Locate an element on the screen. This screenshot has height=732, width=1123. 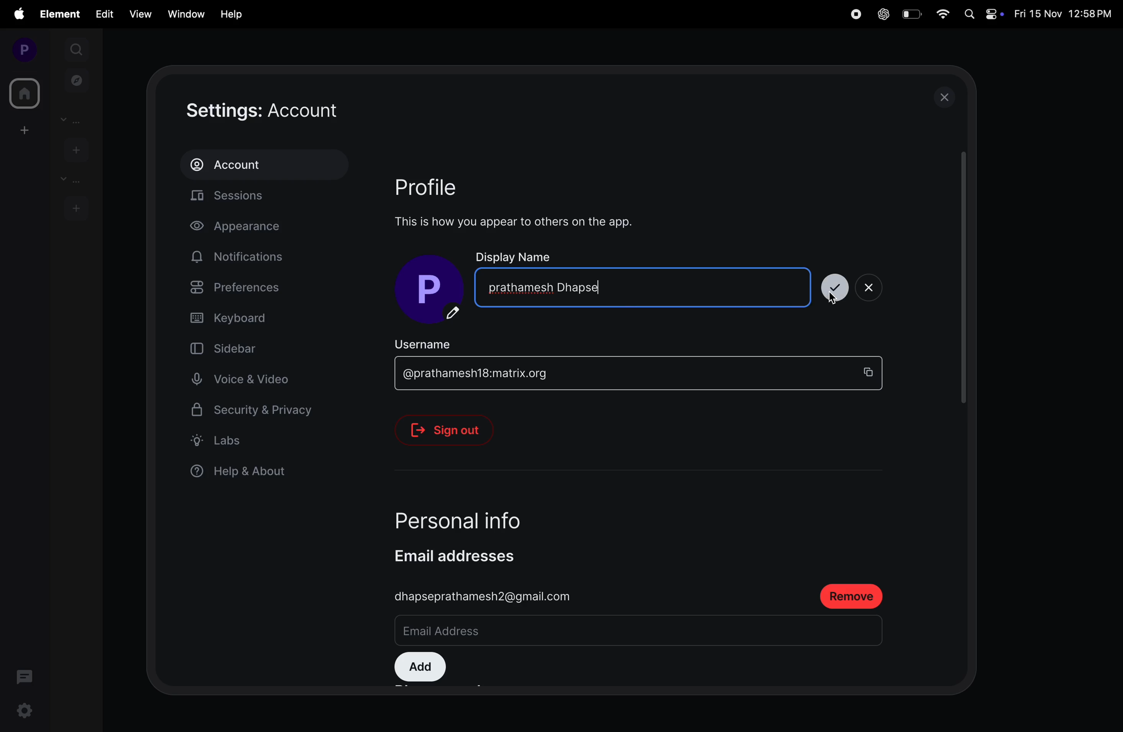
wifi is located at coordinates (944, 15).